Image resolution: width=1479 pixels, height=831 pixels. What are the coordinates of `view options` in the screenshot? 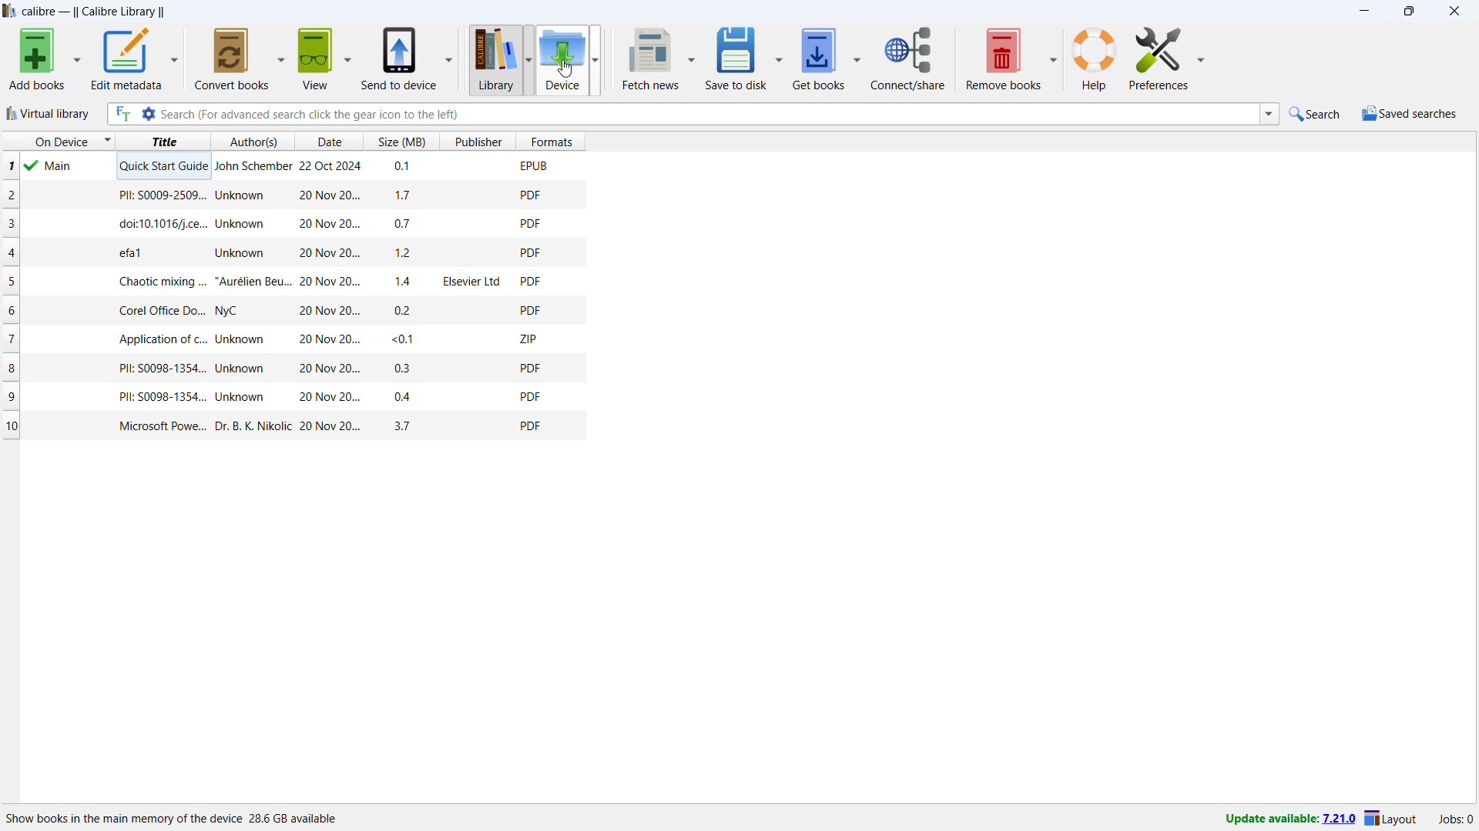 It's located at (347, 55).